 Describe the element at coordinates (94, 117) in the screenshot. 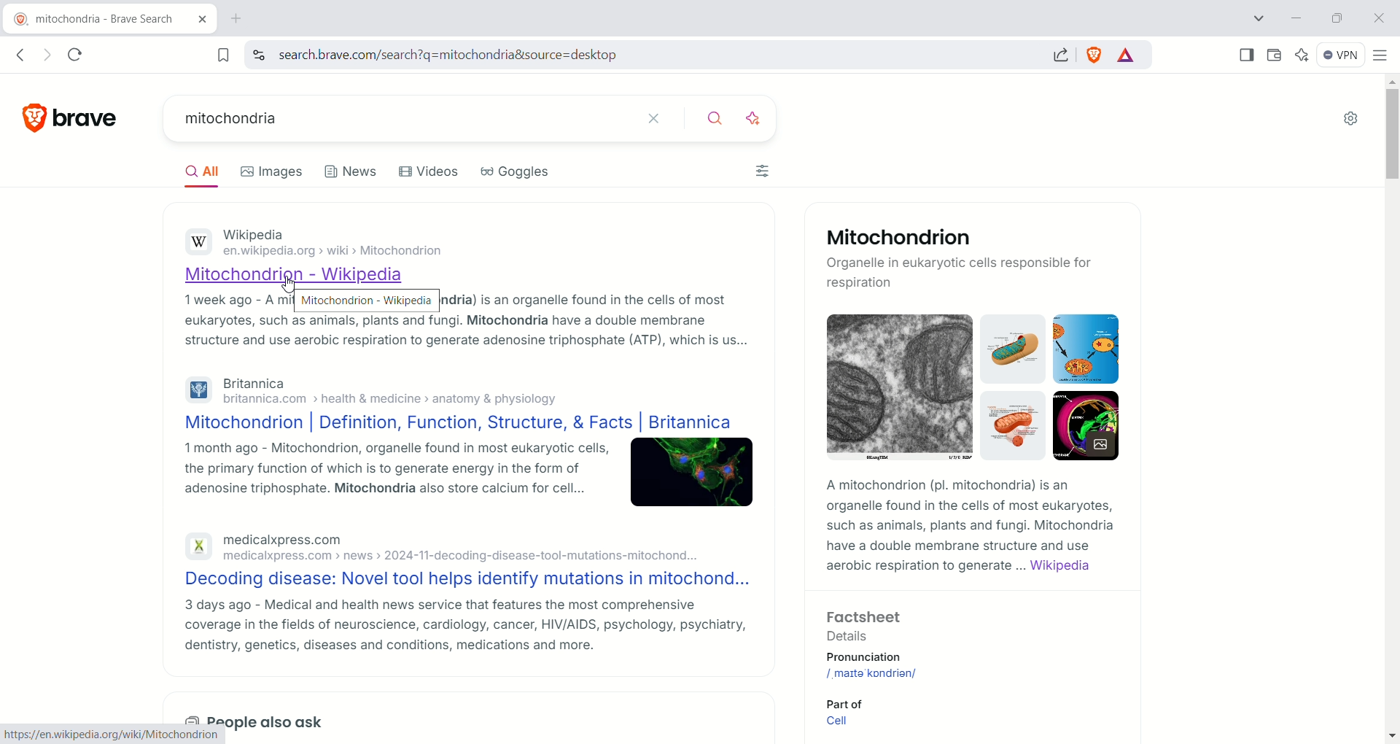

I see `brave` at that location.